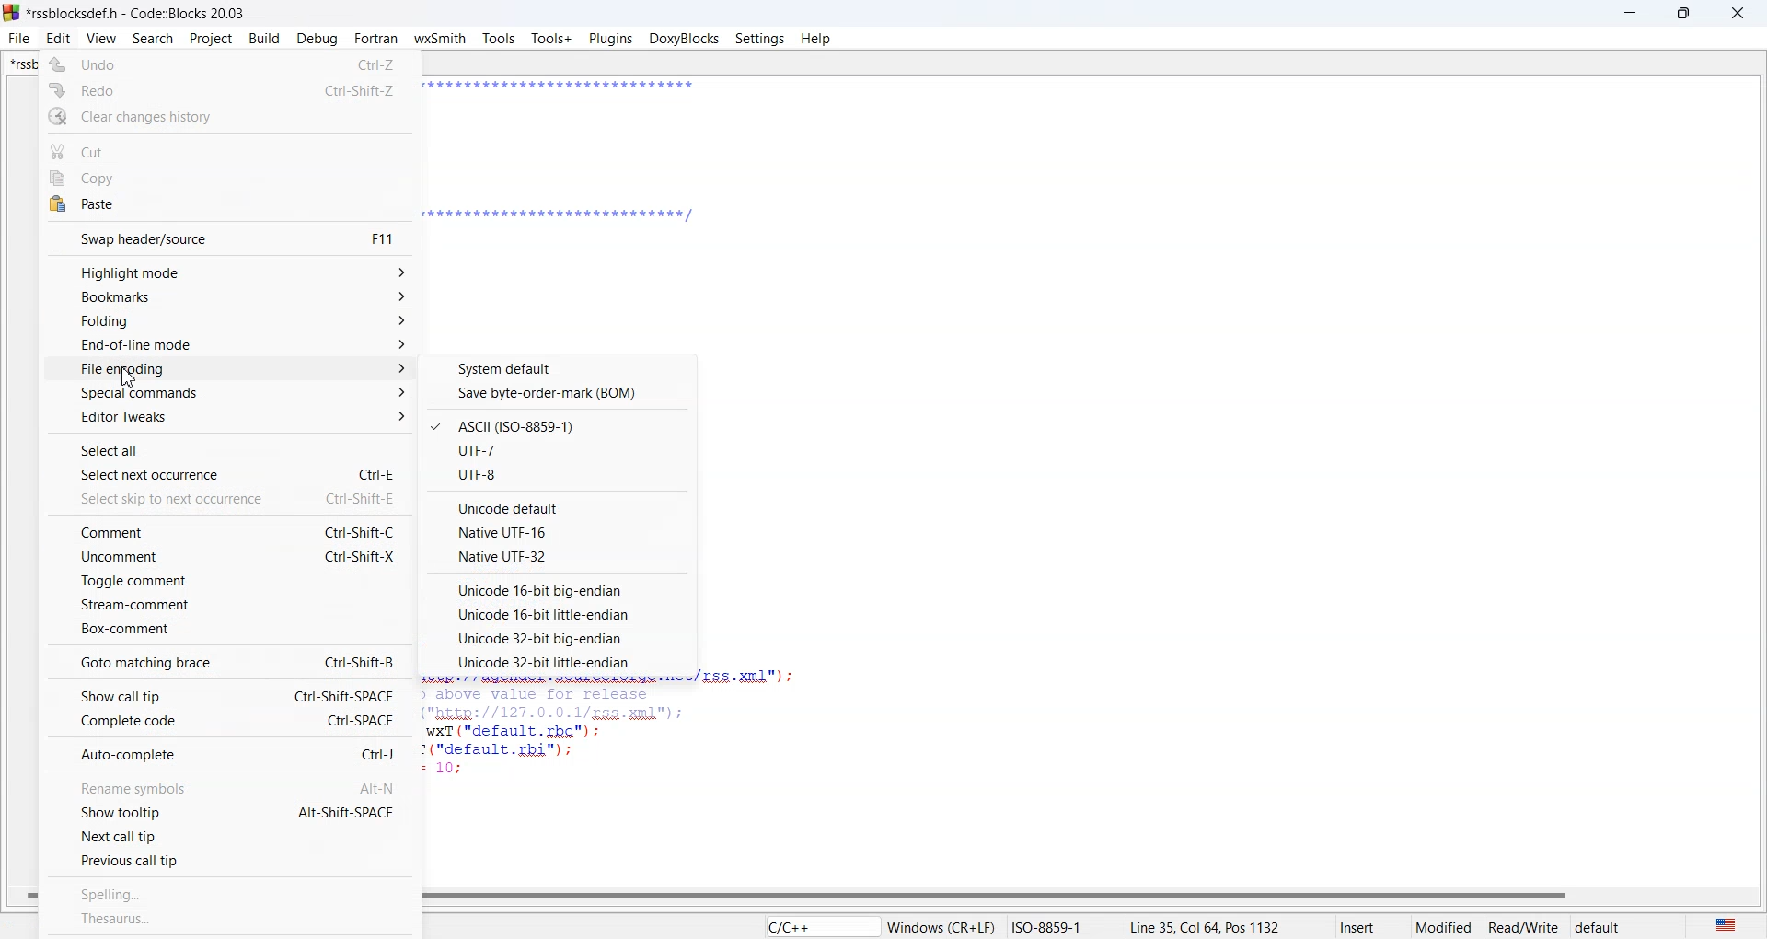  What do you see at coordinates (1685, 13) in the screenshot?
I see `Maximize` at bounding box center [1685, 13].